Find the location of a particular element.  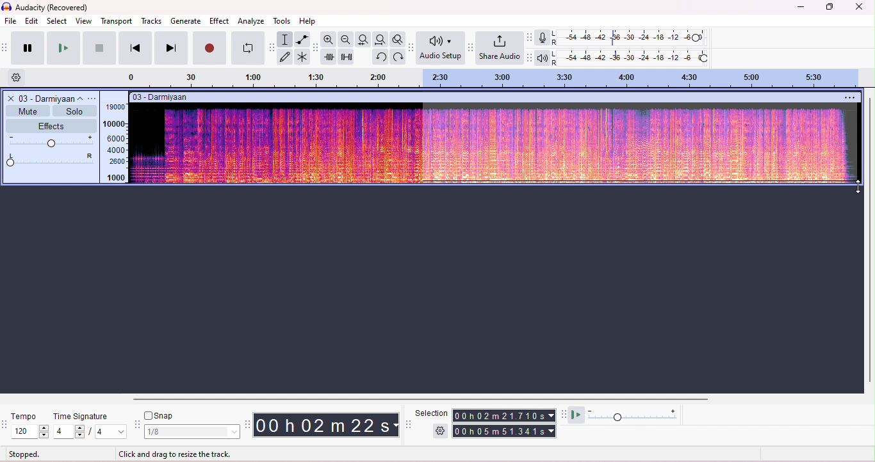

dragged is located at coordinates (639, 147).